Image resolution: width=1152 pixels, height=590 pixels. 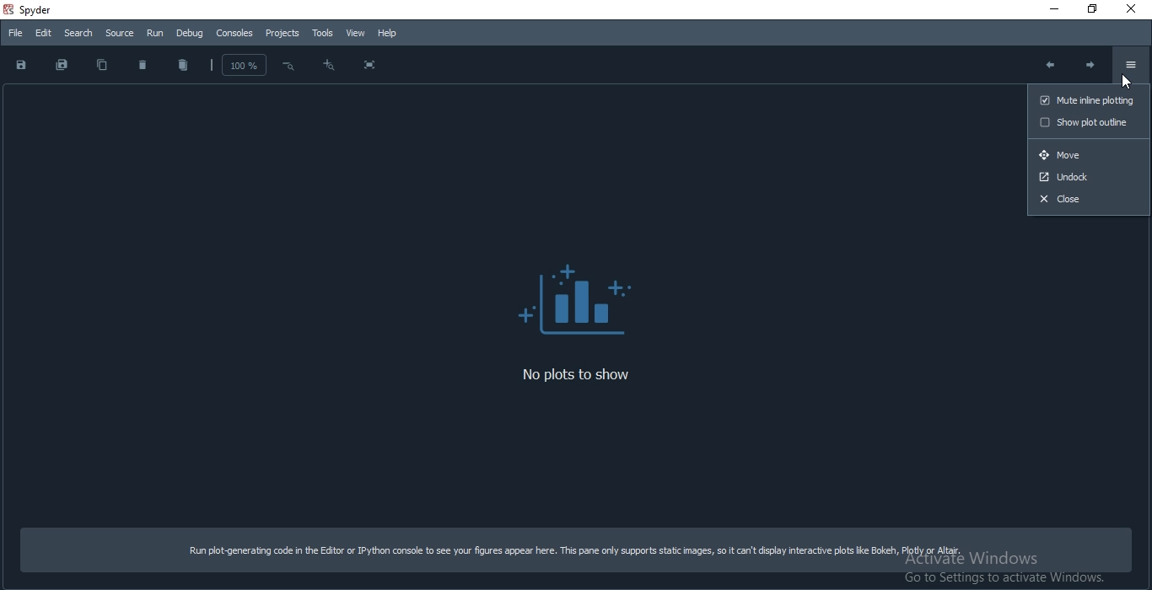 What do you see at coordinates (585, 295) in the screenshot?
I see `image` at bounding box center [585, 295].